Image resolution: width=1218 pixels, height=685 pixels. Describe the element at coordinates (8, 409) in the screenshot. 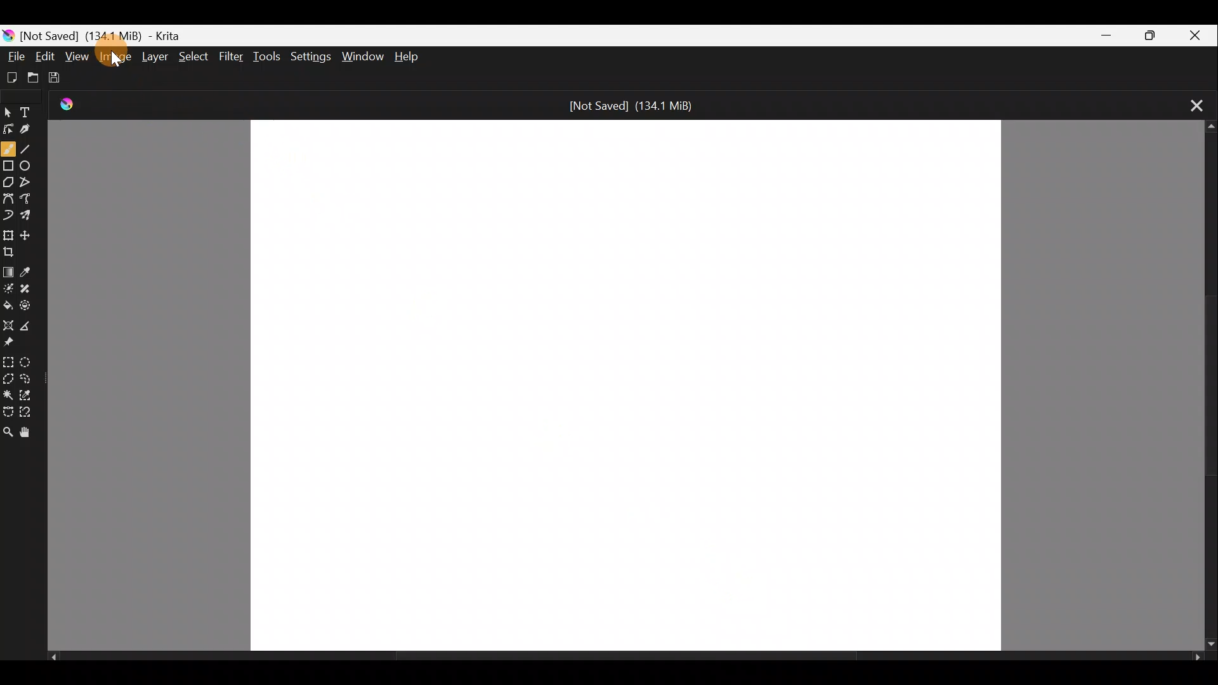

I see `Bezier curve selection tool` at that location.